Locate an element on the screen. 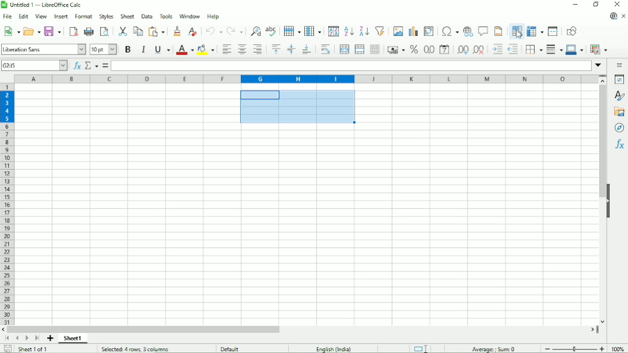 This screenshot has width=628, height=353. Scroll to first page is located at coordinates (7, 338).